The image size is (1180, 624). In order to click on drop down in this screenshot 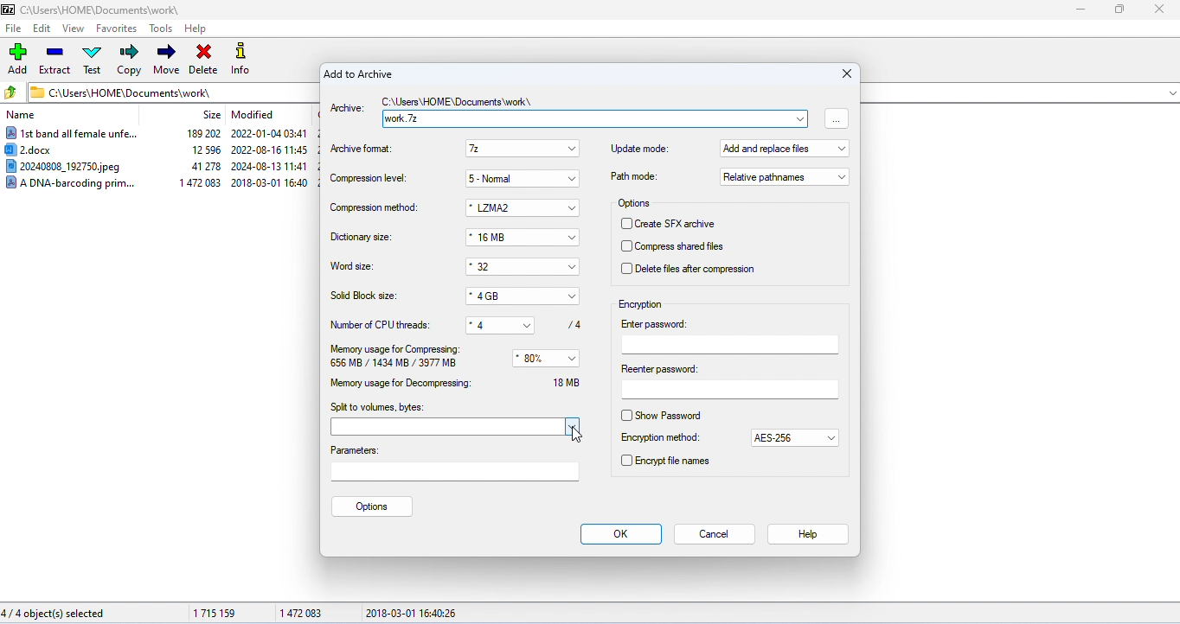, I will do `click(533, 323)`.